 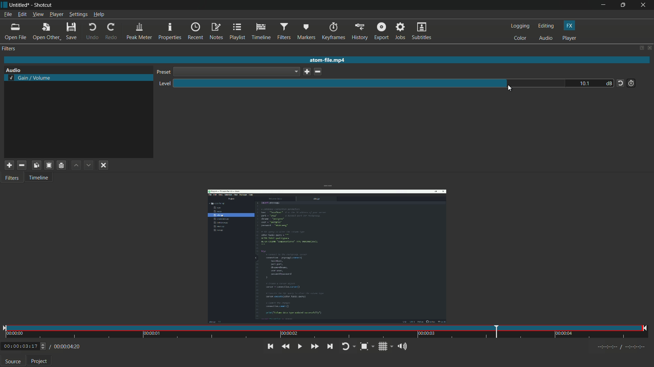 What do you see at coordinates (306, 72) in the screenshot?
I see `save` at bounding box center [306, 72].